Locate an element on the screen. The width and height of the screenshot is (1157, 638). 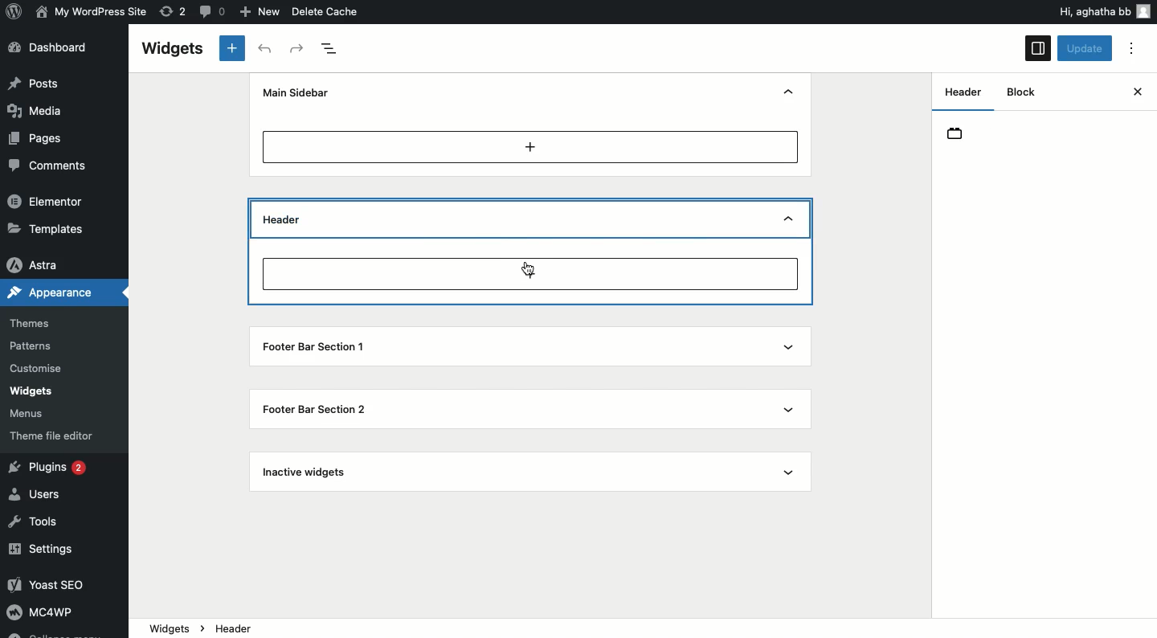
Media is located at coordinates (37, 109).